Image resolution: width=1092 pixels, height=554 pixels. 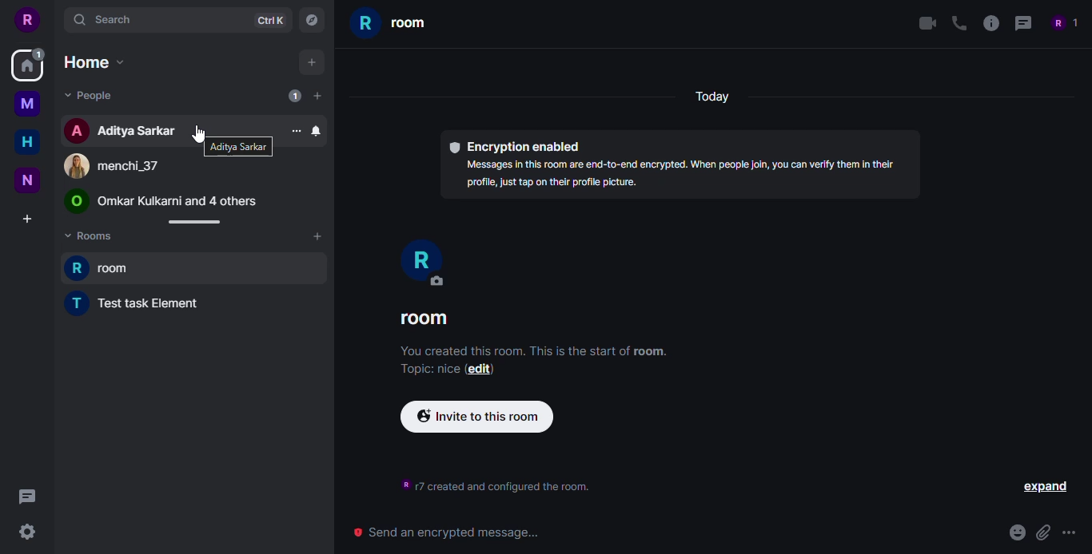 I want to click on cursor, so click(x=196, y=133).